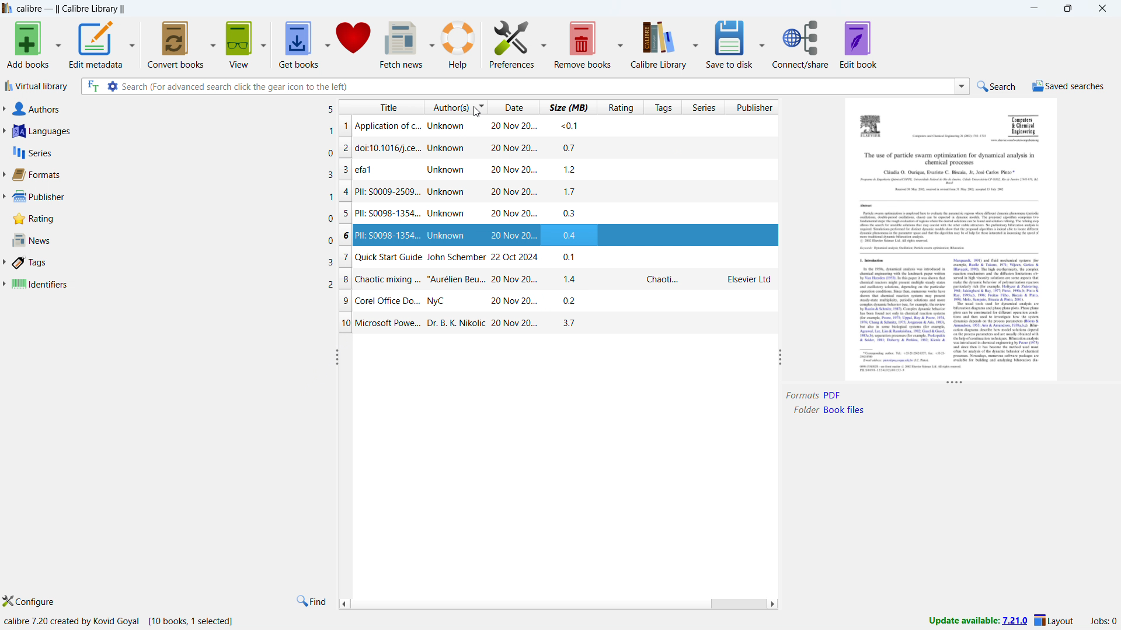  Describe the element at coordinates (737, 603) in the screenshot. I see `scrollbar` at that location.